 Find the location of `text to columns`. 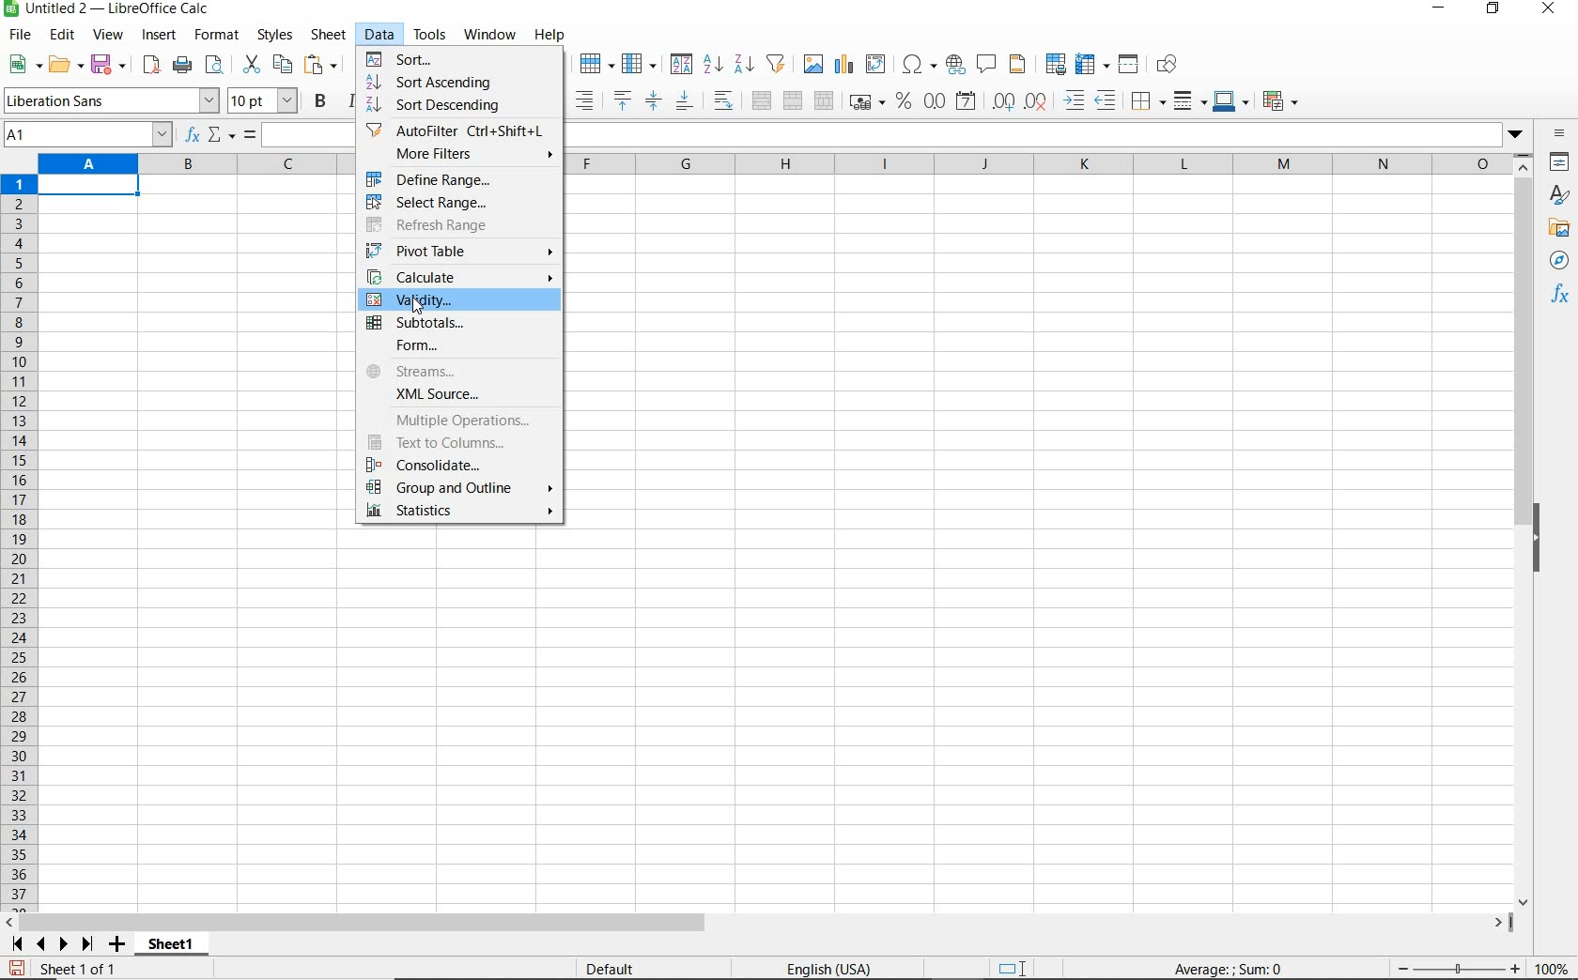

text to columns is located at coordinates (455, 444).